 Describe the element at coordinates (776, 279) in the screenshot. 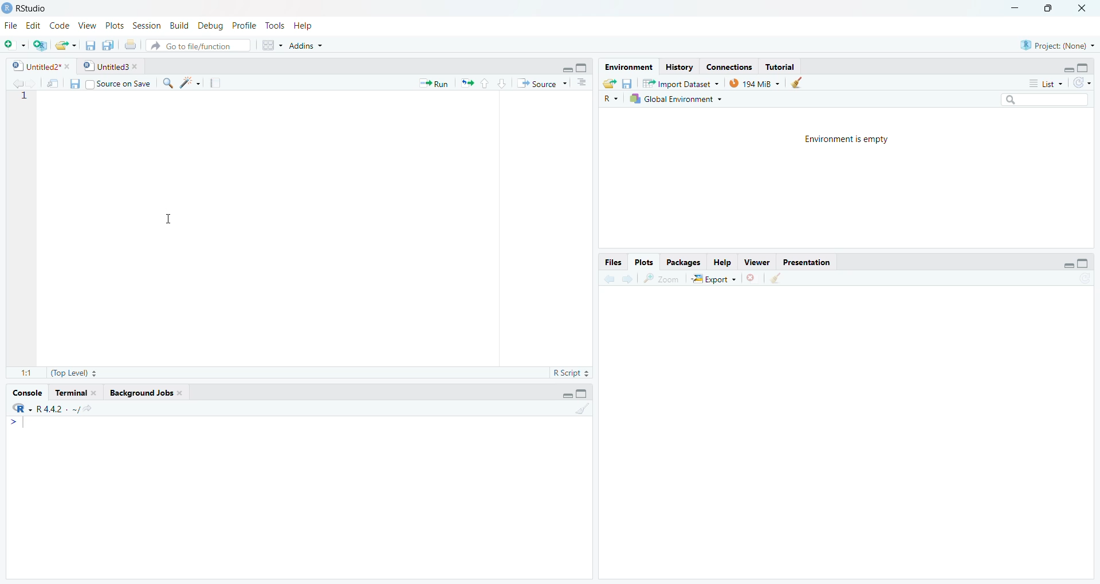

I see `cleaner` at that location.